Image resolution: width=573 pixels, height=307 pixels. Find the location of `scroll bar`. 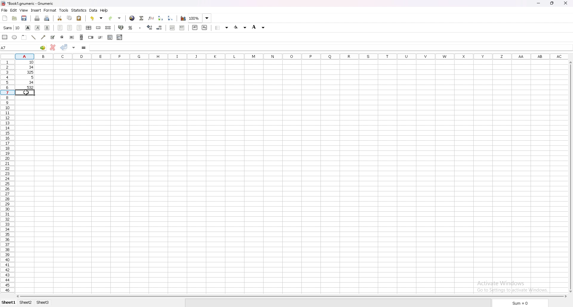

scroll bar is located at coordinates (291, 297).